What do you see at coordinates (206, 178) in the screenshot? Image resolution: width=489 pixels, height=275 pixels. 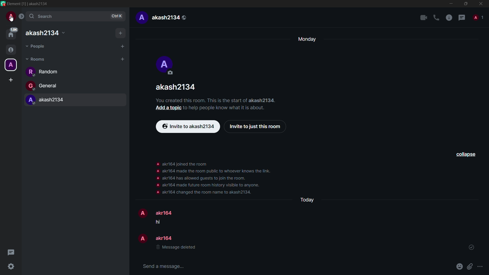 I see `akr164 has allowed guests to join the room.` at bounding box center [206, 178].